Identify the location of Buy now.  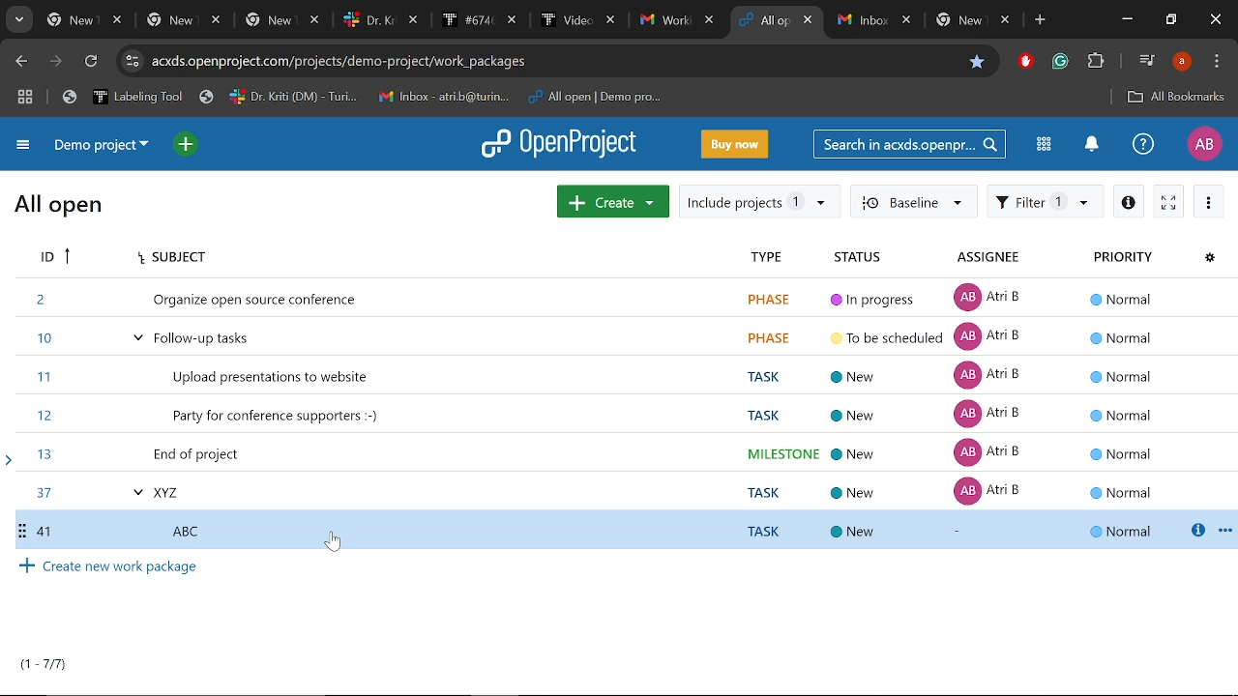
(734, 144).